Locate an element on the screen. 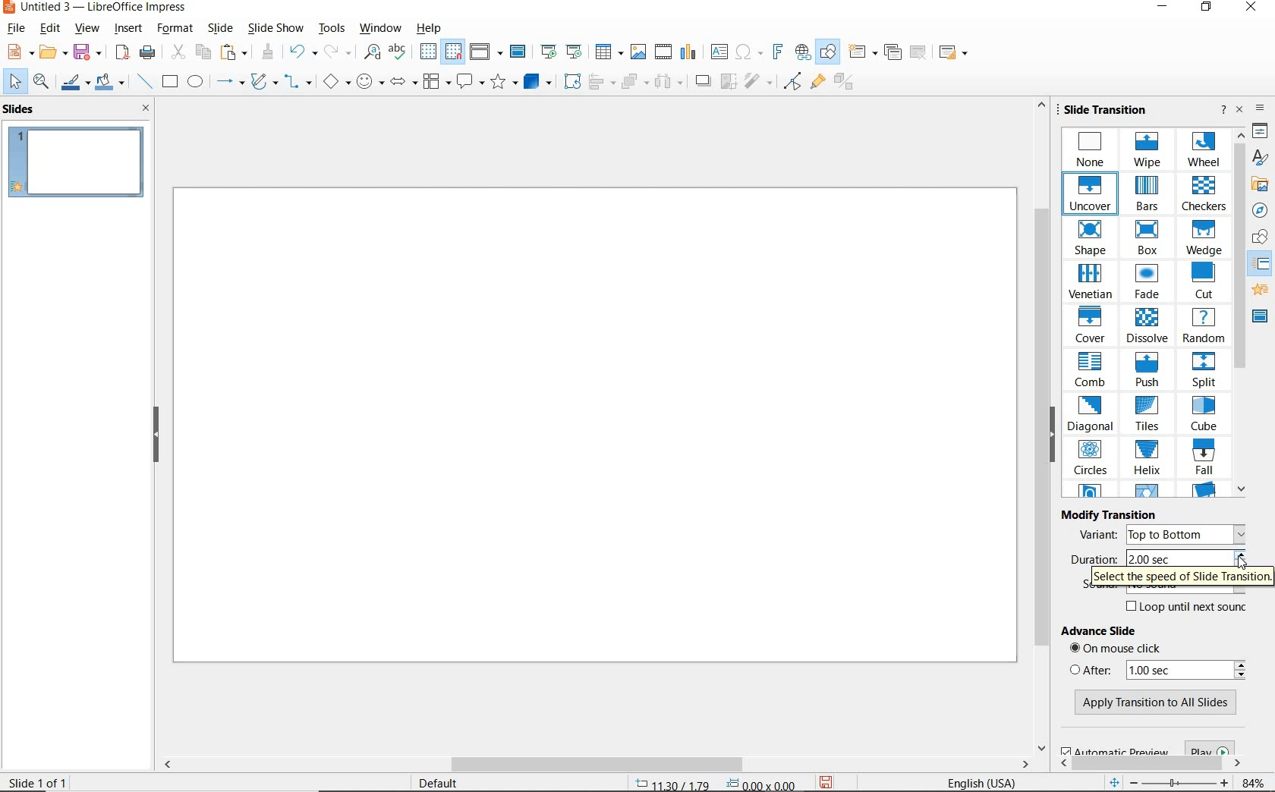 This screenshot has width=1275, height=792. PROPERTIES is located at coordinates (1261, 131).